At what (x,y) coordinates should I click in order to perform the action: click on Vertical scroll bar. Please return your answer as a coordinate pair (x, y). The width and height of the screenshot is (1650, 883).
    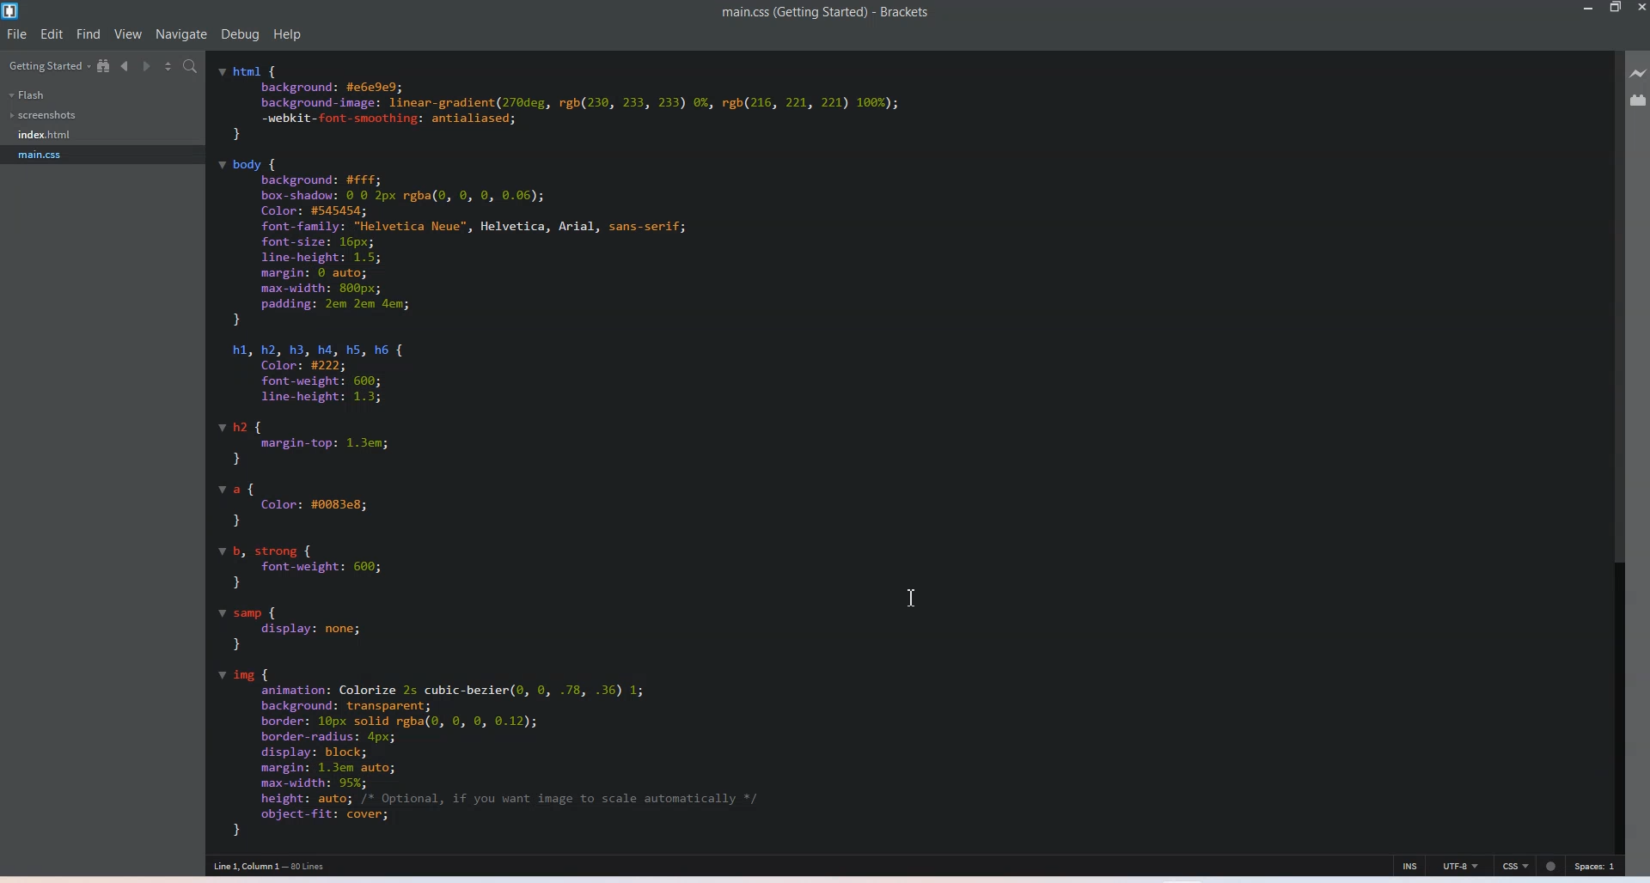
    Looking at the image, I should click on (1611, 441).